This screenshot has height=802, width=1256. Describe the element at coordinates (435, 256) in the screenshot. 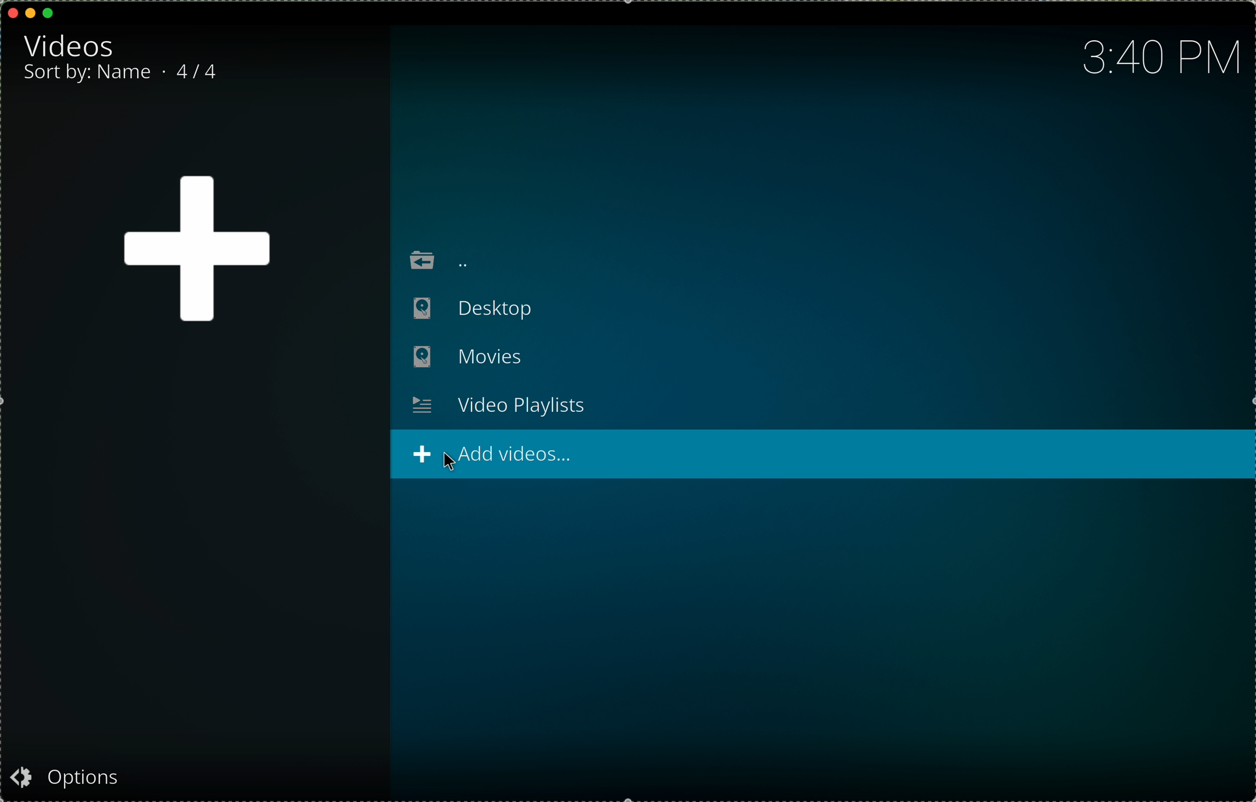

I see `back` at that location.